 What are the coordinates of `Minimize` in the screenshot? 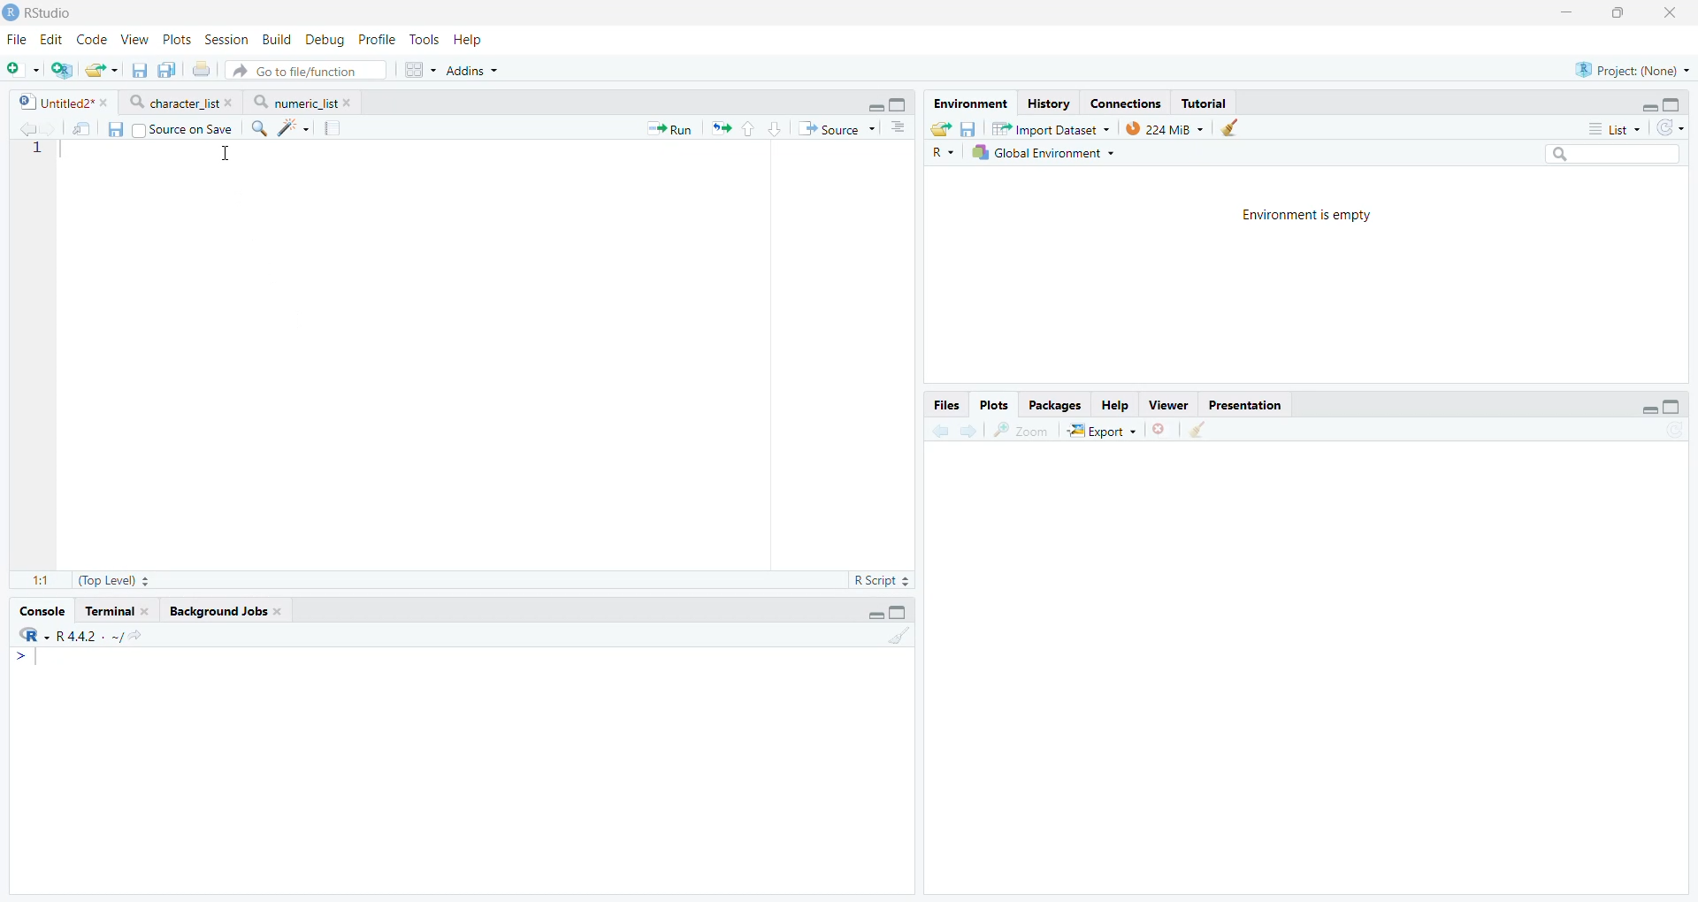 It's located at (1570, 12).